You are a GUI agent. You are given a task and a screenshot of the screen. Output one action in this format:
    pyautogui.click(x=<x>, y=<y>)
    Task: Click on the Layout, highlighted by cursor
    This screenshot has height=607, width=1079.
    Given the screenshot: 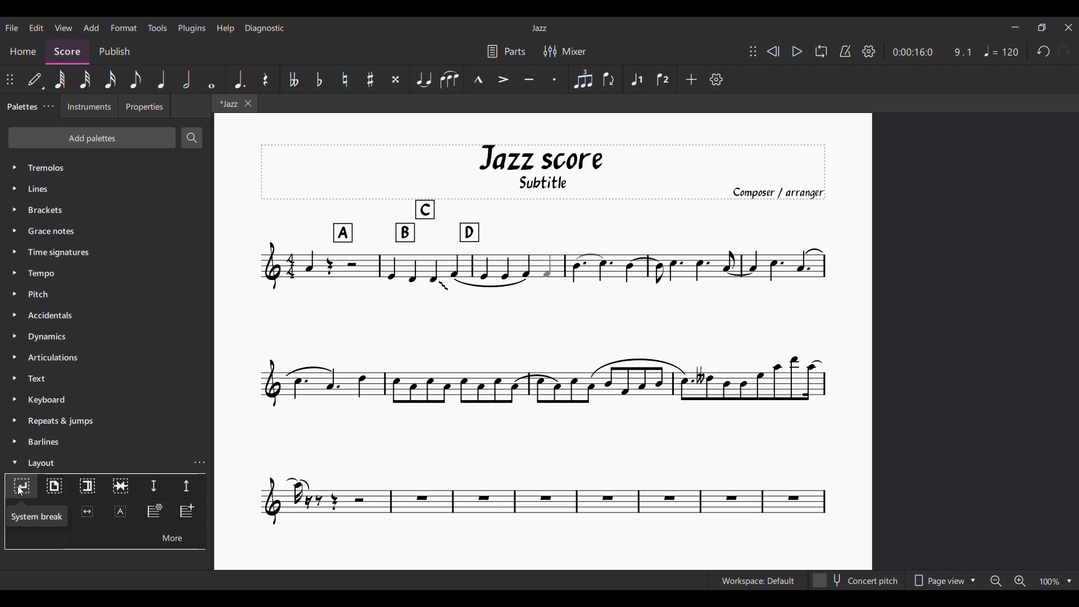 What is the action you would take?
    pyautogui.click(x=96, y=462)
    